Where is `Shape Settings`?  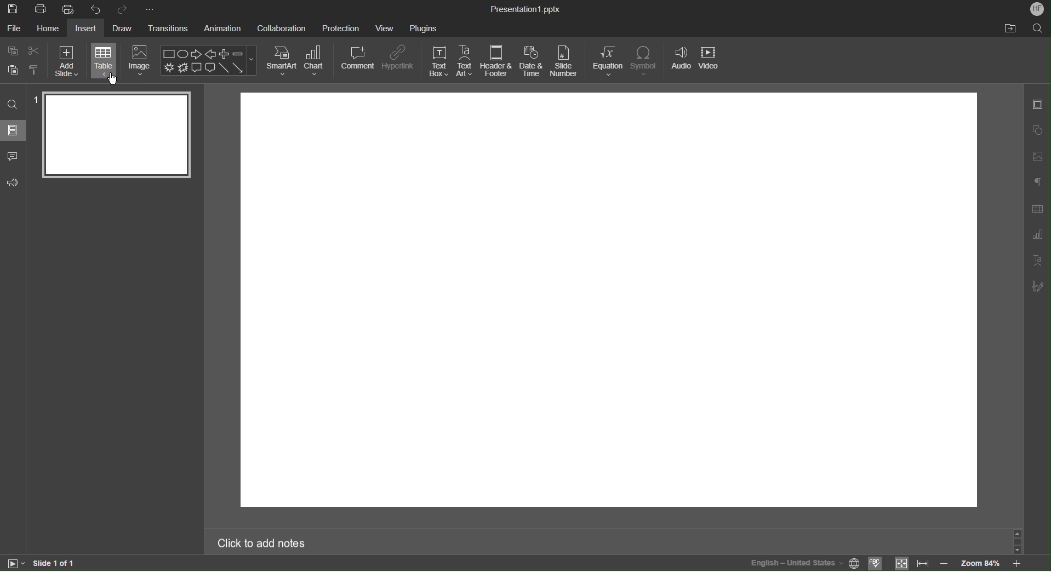
Shape Settings is located at coordinates (1038, 128).